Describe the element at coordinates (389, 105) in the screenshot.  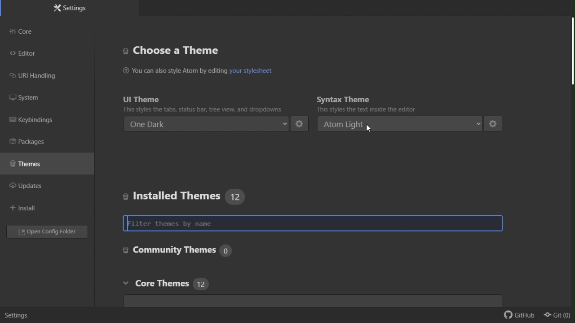
I see `Syntax theme` at that location.